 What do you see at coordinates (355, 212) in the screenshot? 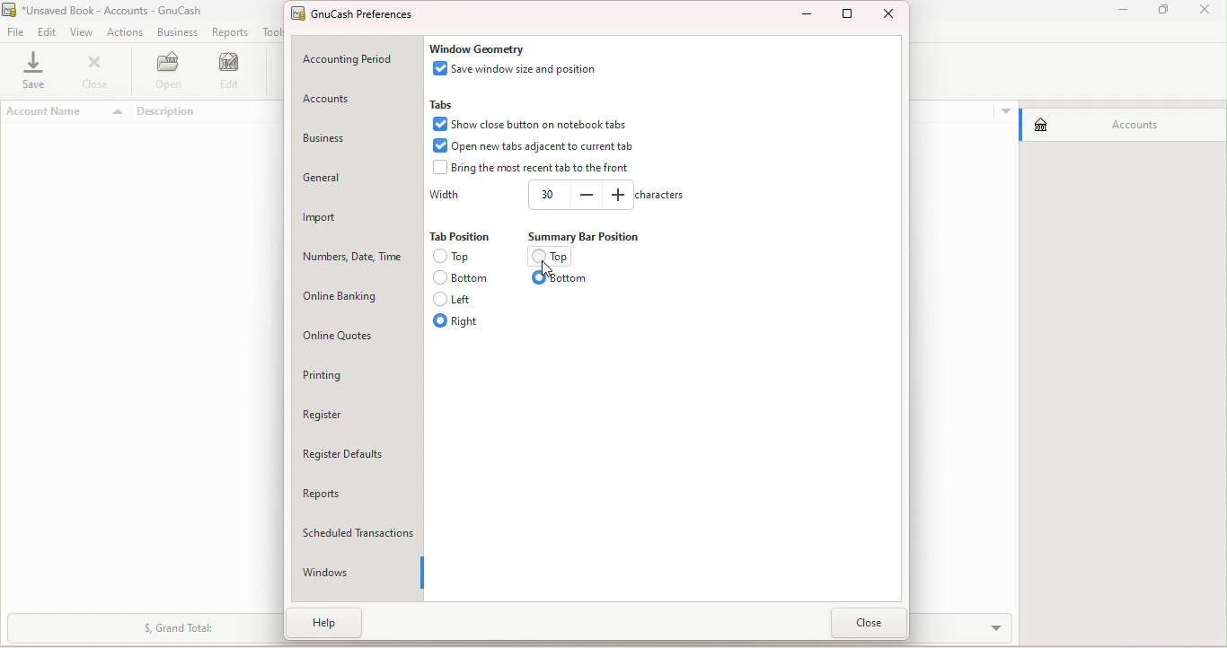
I see `Import` at bounding box center [355, 212].